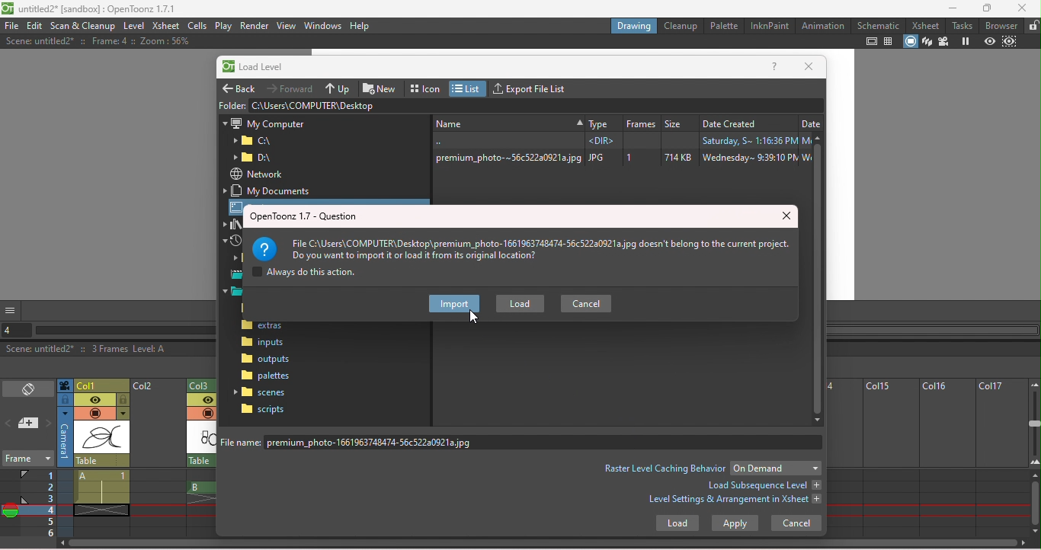  Describe the element at coordinates (241, 86) in the screenshot. I see `Back` at that location.